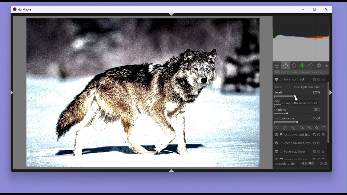 The image size is (347, 195). What do you see at coordinates (11, 94) in the screenshot?
I see `shift+ctrl+l` at bounding box center [11, 94].